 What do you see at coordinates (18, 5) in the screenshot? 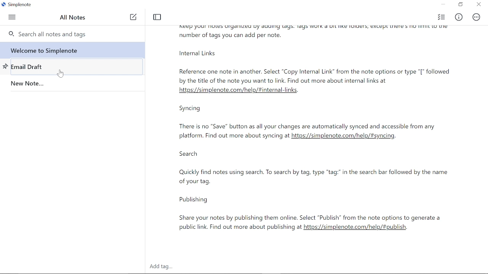
I see `Current window` at bounding box center [18, 5].